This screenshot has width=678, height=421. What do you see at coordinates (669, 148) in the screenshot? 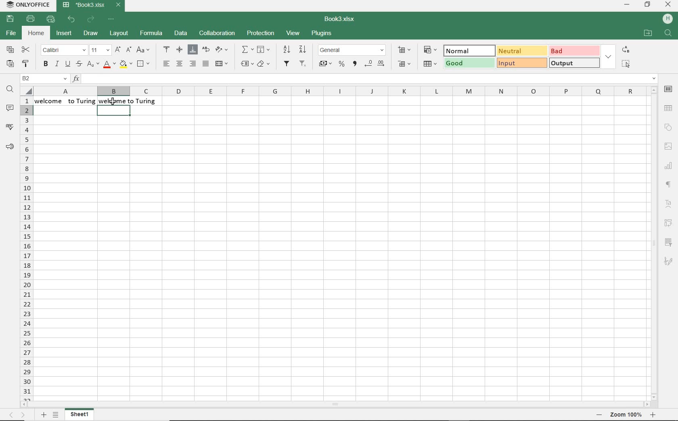
I see `image` at bounding box center [669, 148].